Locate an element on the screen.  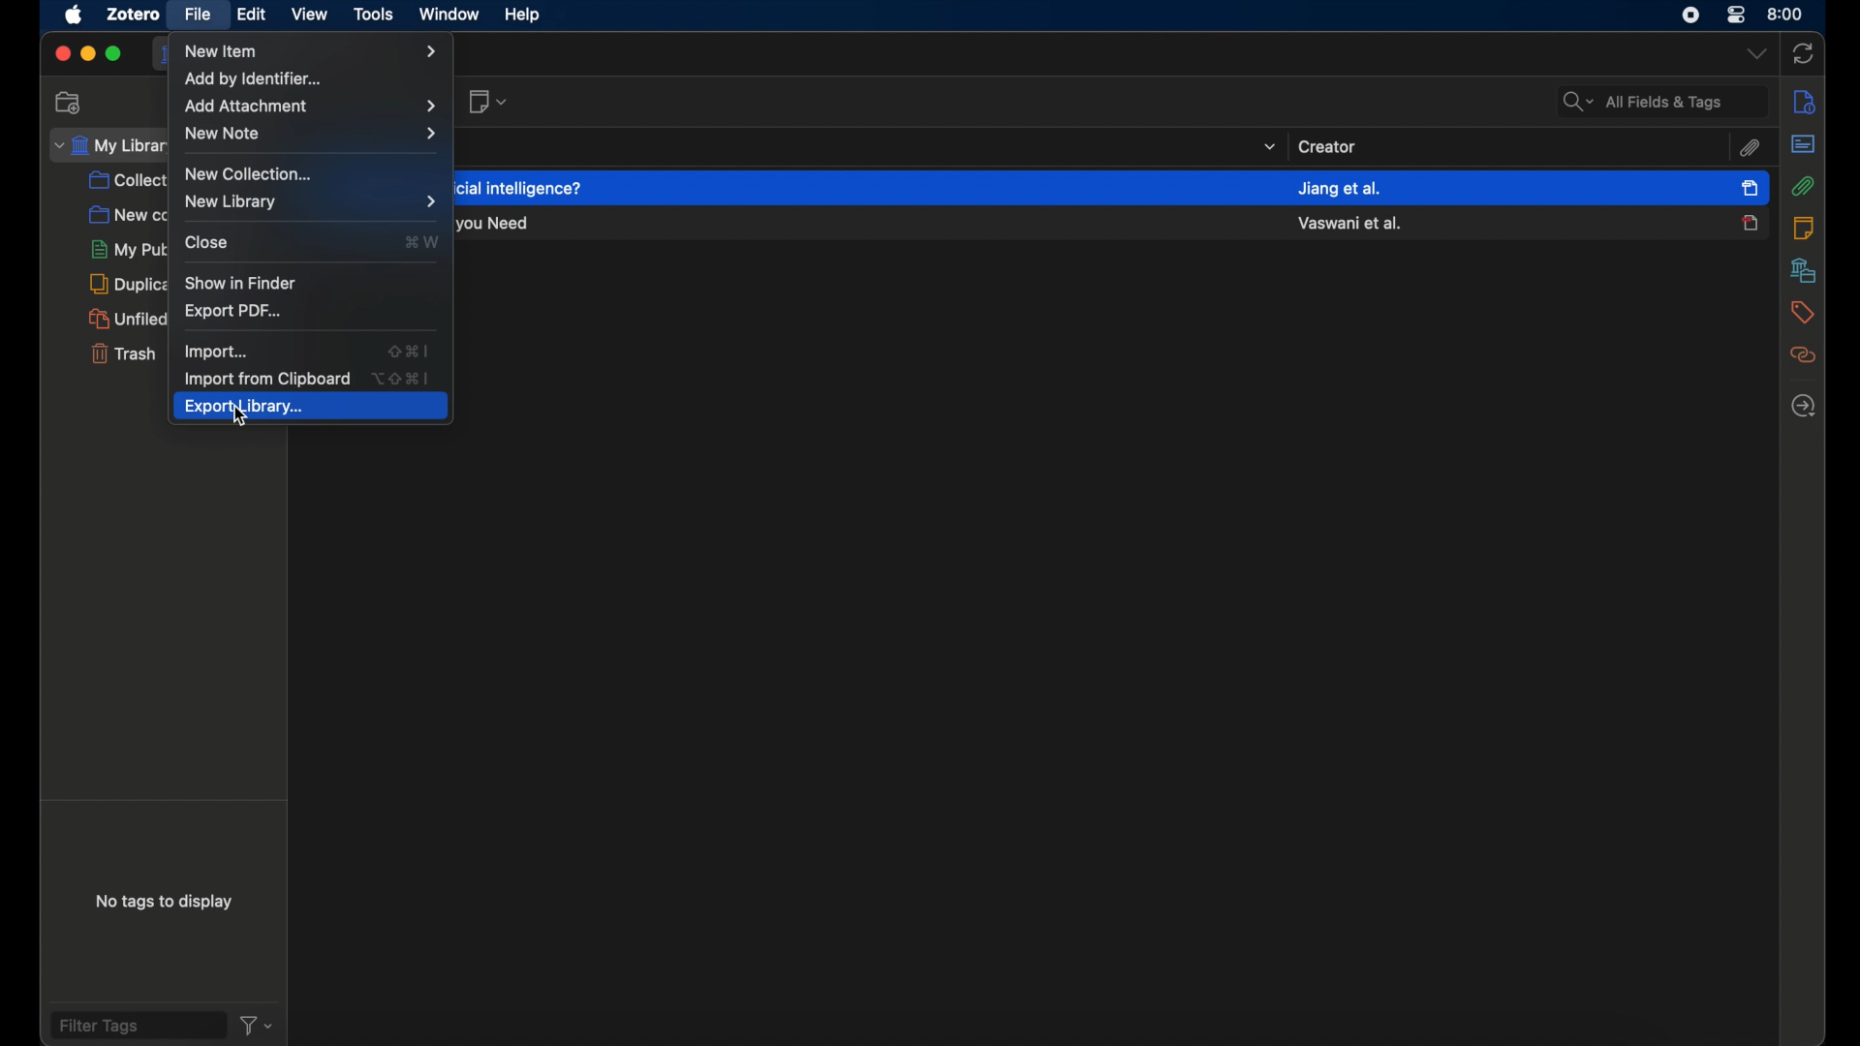
apple icon is located at coordinates (72, 15).